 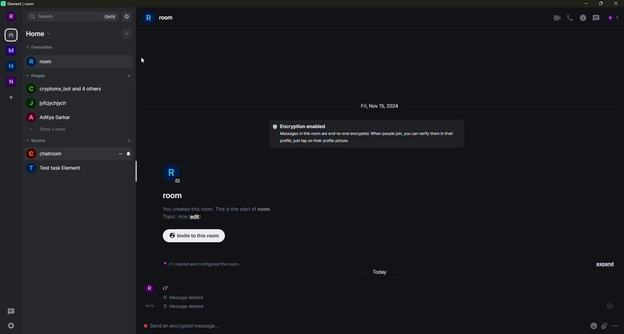 I want to click on people, so click(x=612, y=18).